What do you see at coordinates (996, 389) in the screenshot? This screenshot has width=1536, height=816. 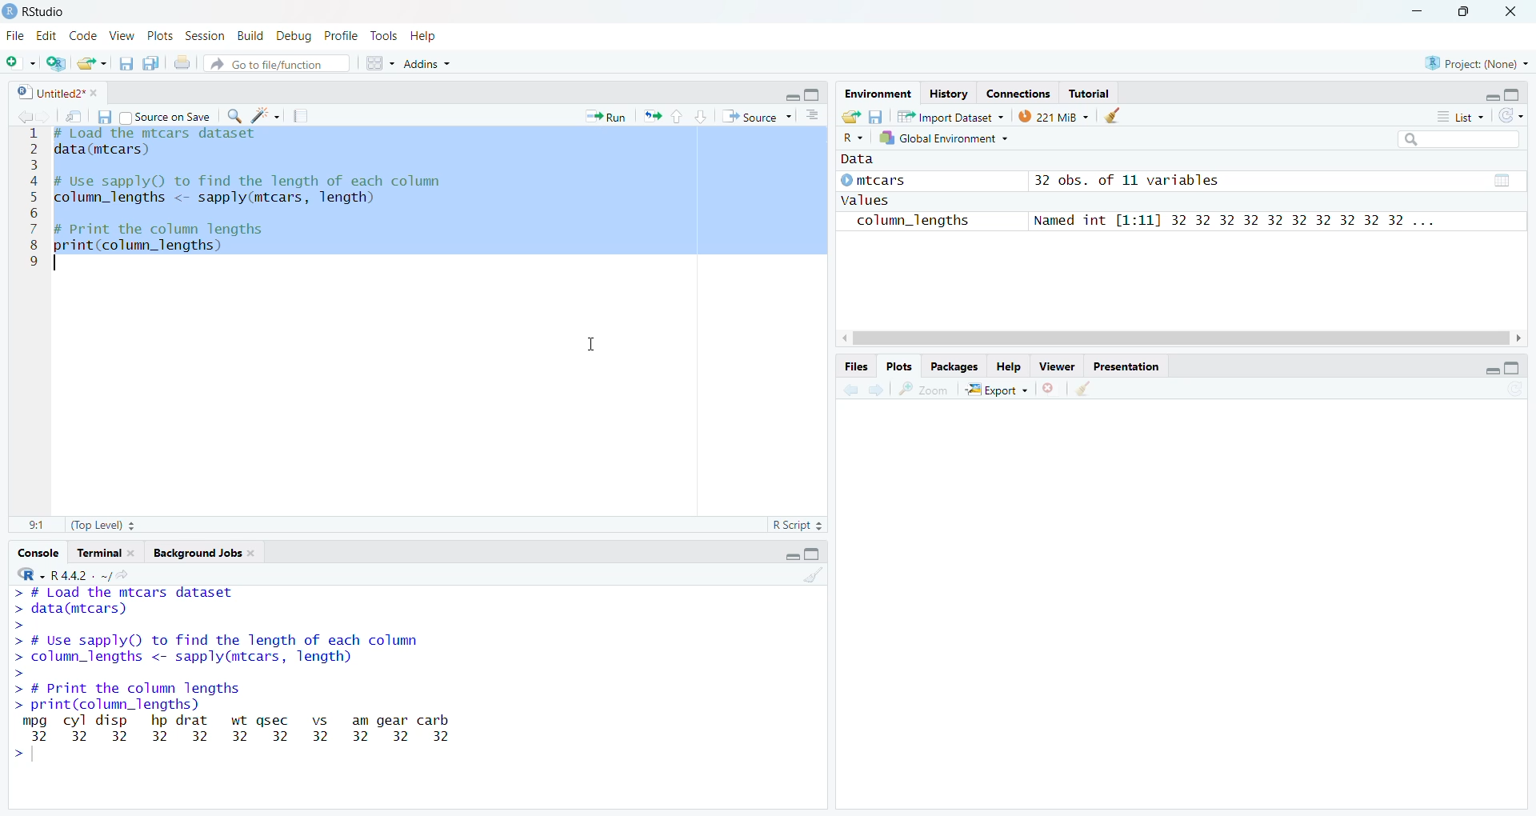 I see `Export` at bounding box center [996, 389].